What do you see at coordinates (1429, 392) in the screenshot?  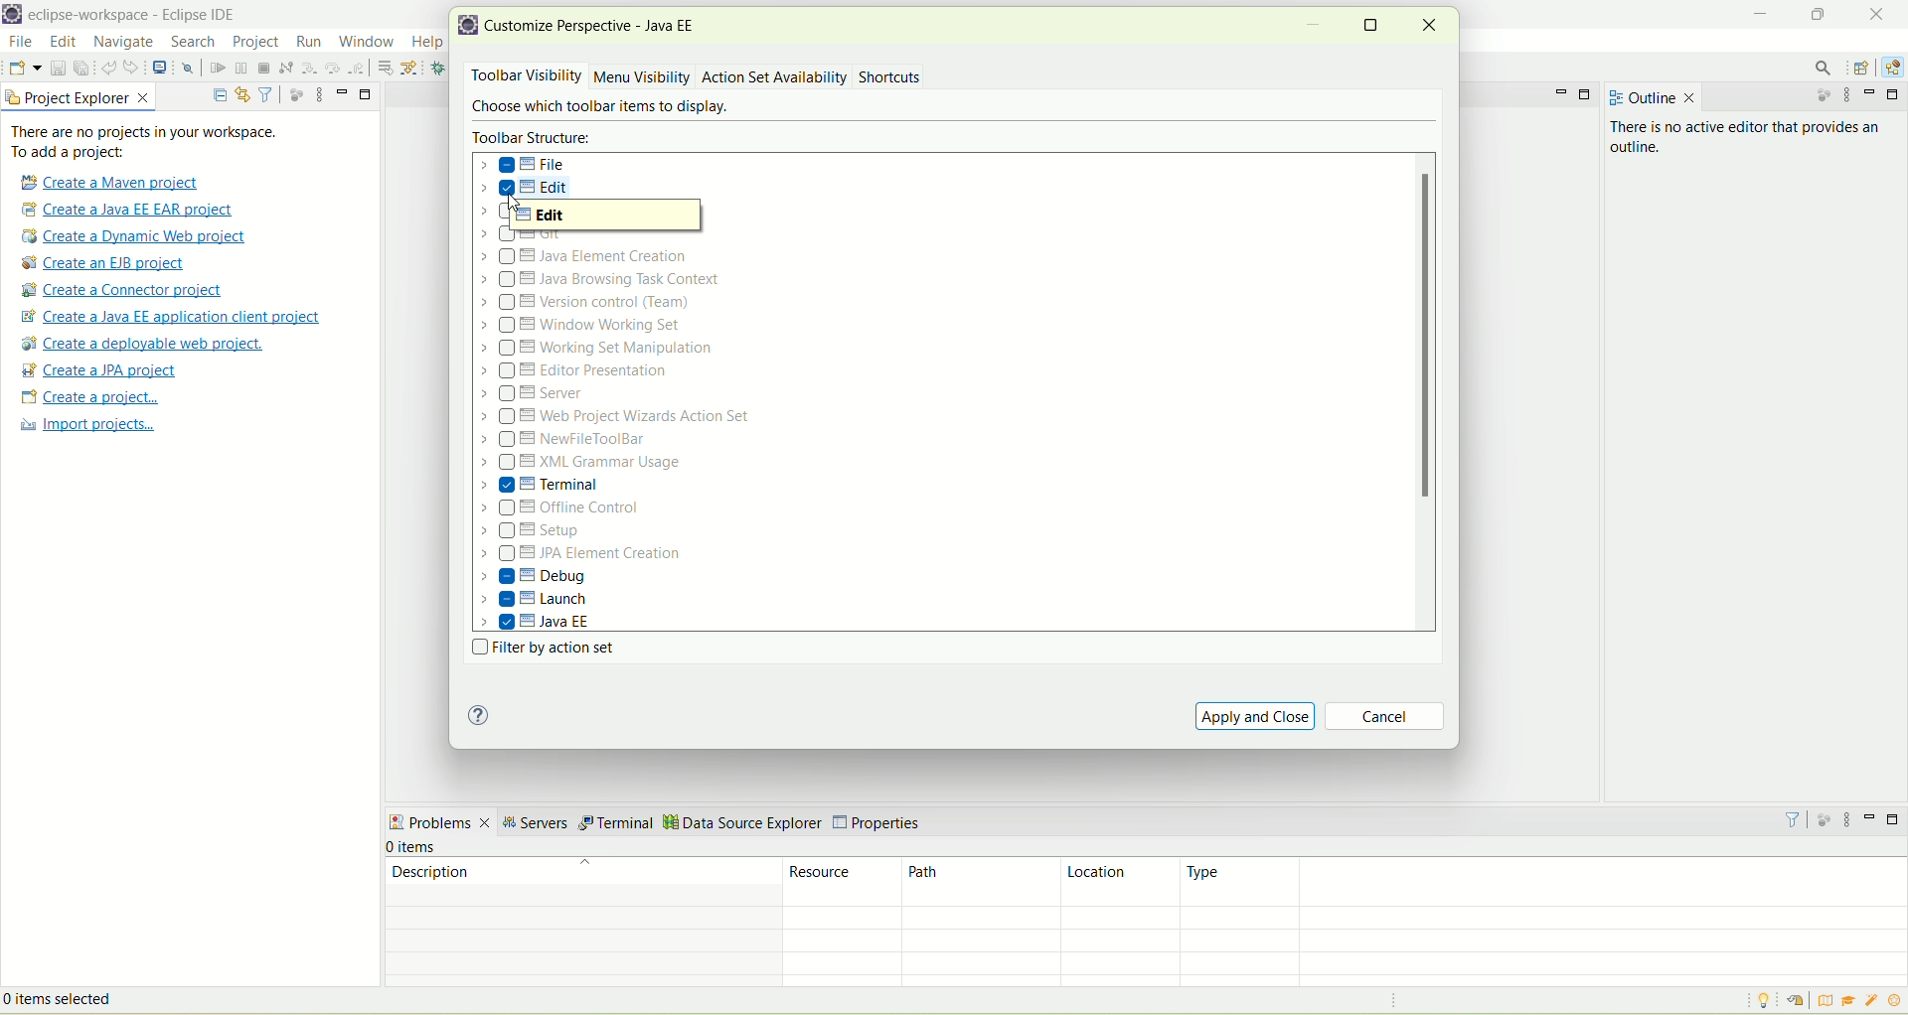 I see `scroll bar` at bounding box center [1429, 392].